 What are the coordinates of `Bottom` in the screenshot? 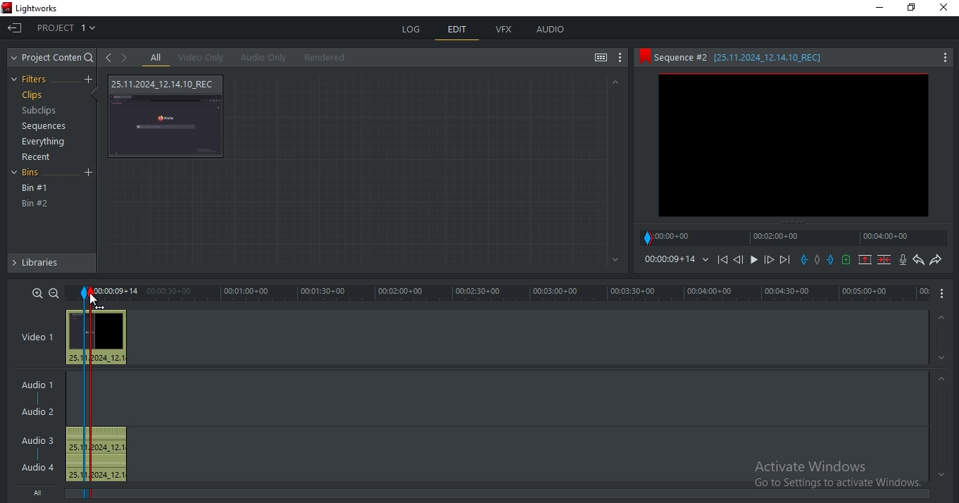 It's located at (613, 260).